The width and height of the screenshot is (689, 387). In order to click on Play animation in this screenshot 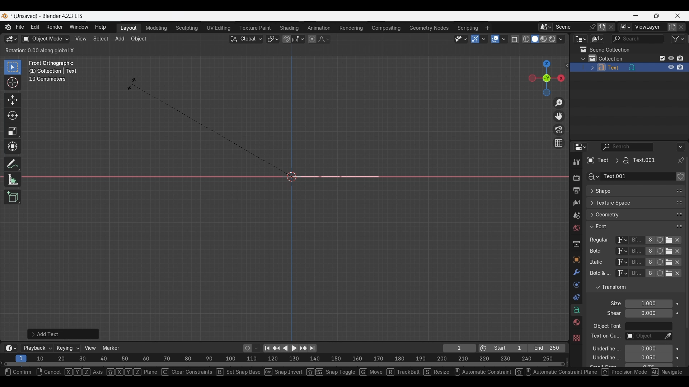, I will do `click(289, 348)`.